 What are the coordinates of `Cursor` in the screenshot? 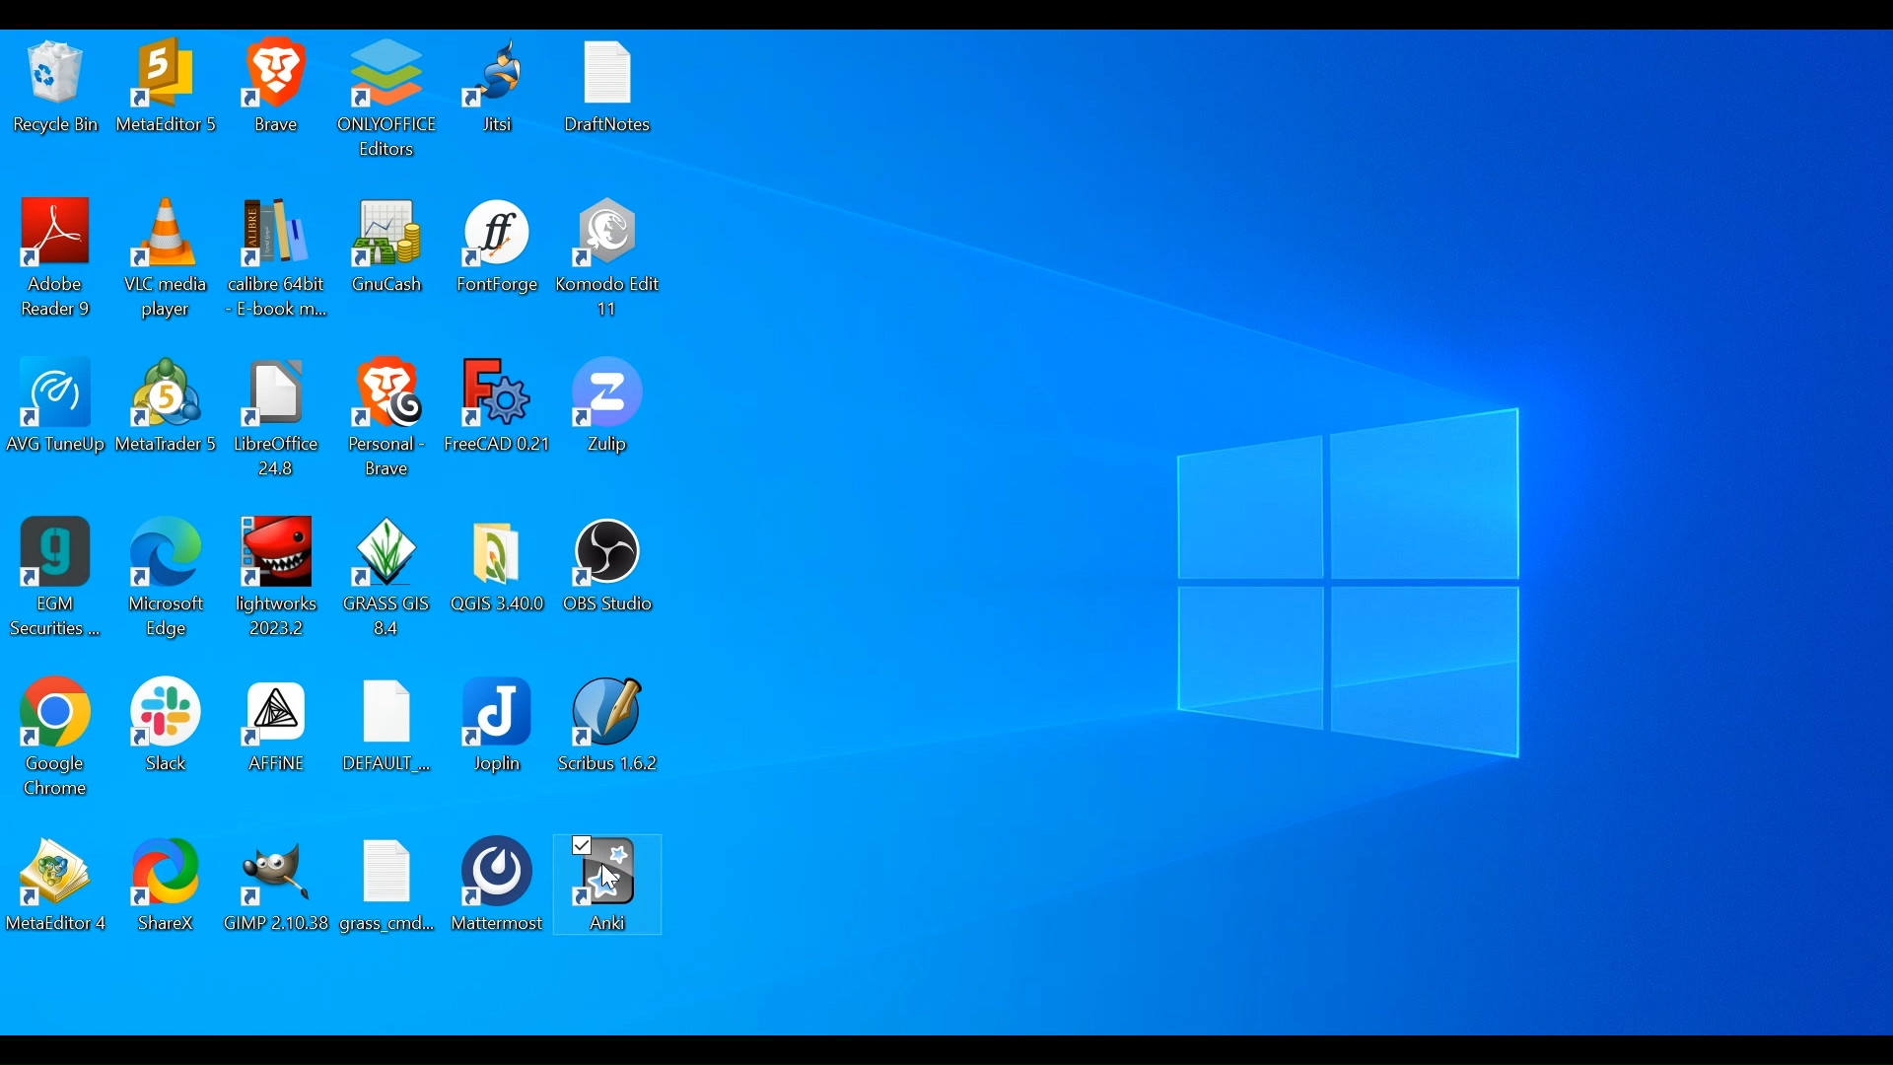 It's located at (613, 878).